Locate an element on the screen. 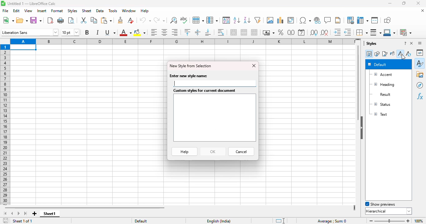  view is located at coordinates (28, 11).